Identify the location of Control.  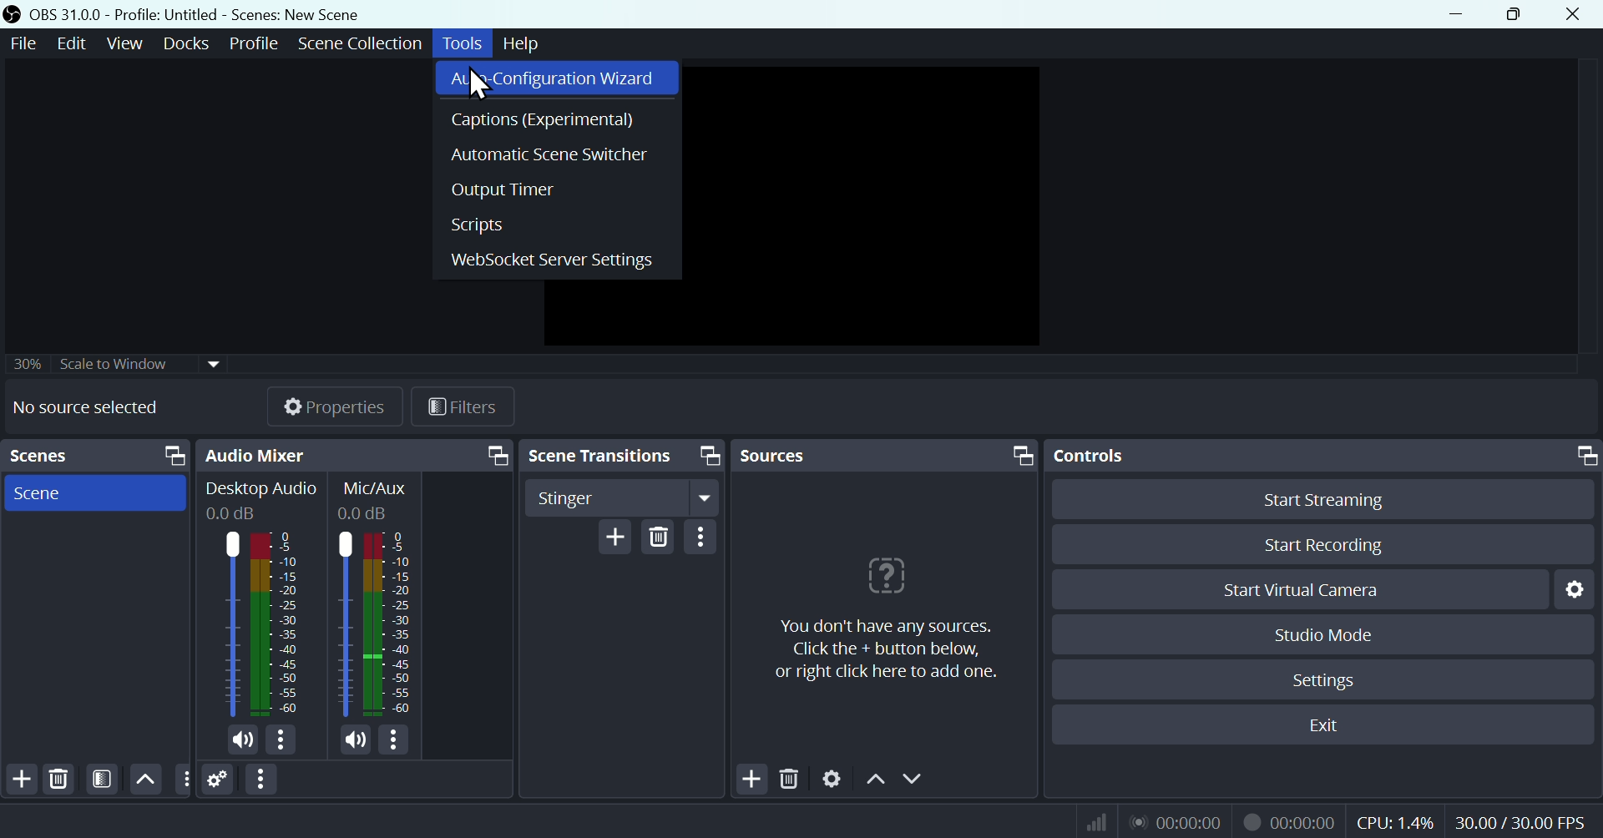
(1100, 457).